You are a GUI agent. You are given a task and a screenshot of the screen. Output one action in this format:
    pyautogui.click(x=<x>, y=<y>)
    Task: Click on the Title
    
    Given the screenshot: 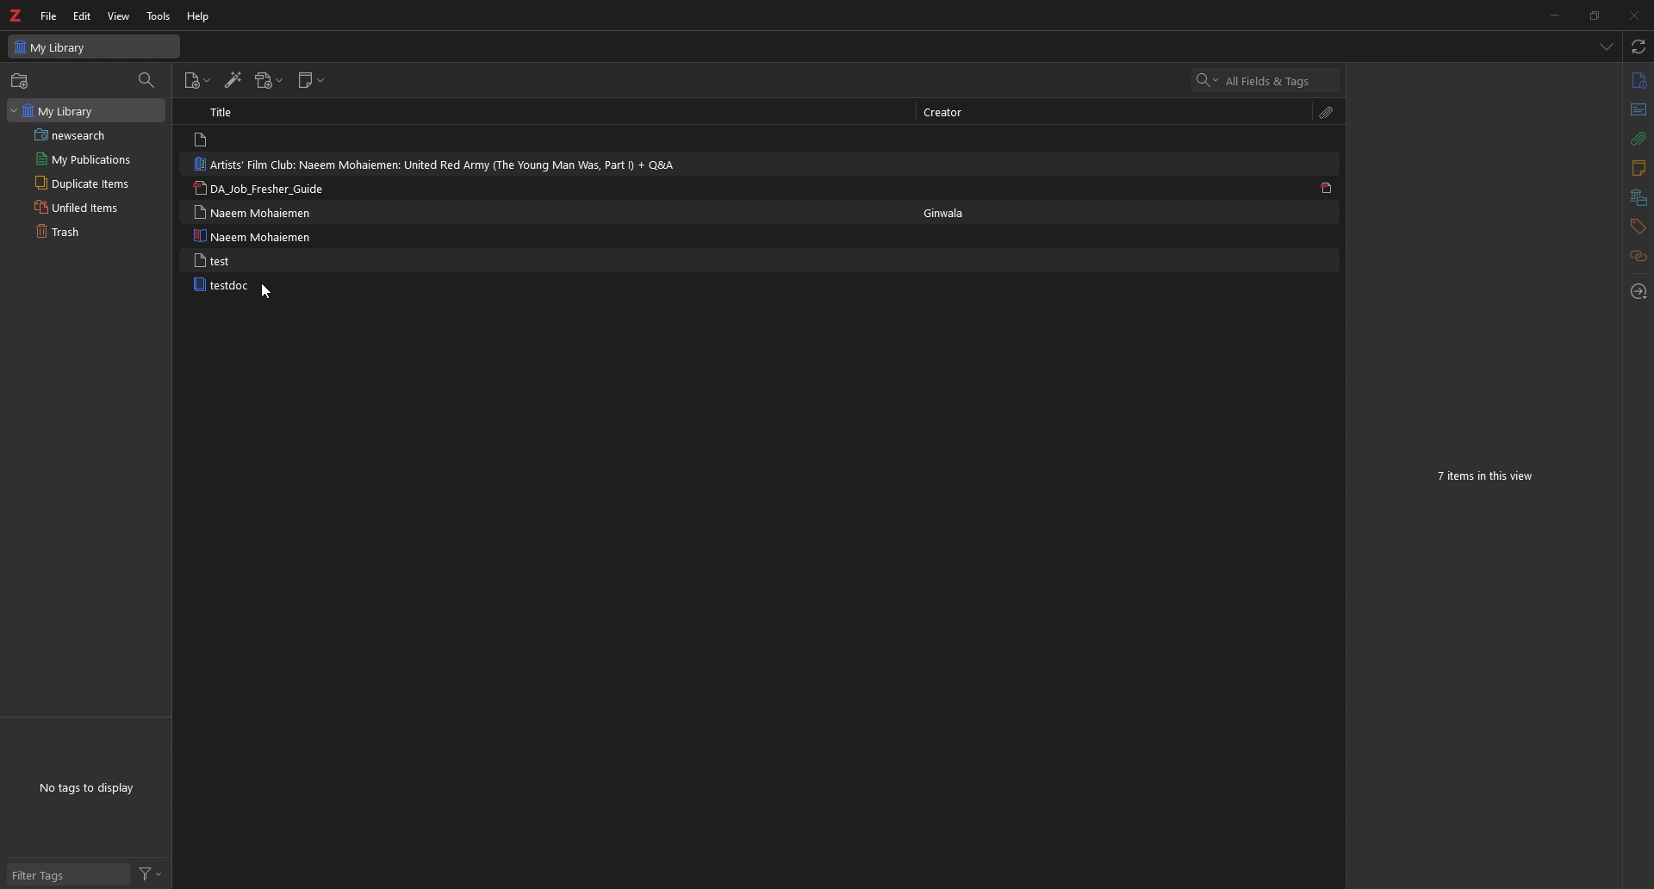 What is the action you would take?
    pyautogui.click(x=224, y=112)
    